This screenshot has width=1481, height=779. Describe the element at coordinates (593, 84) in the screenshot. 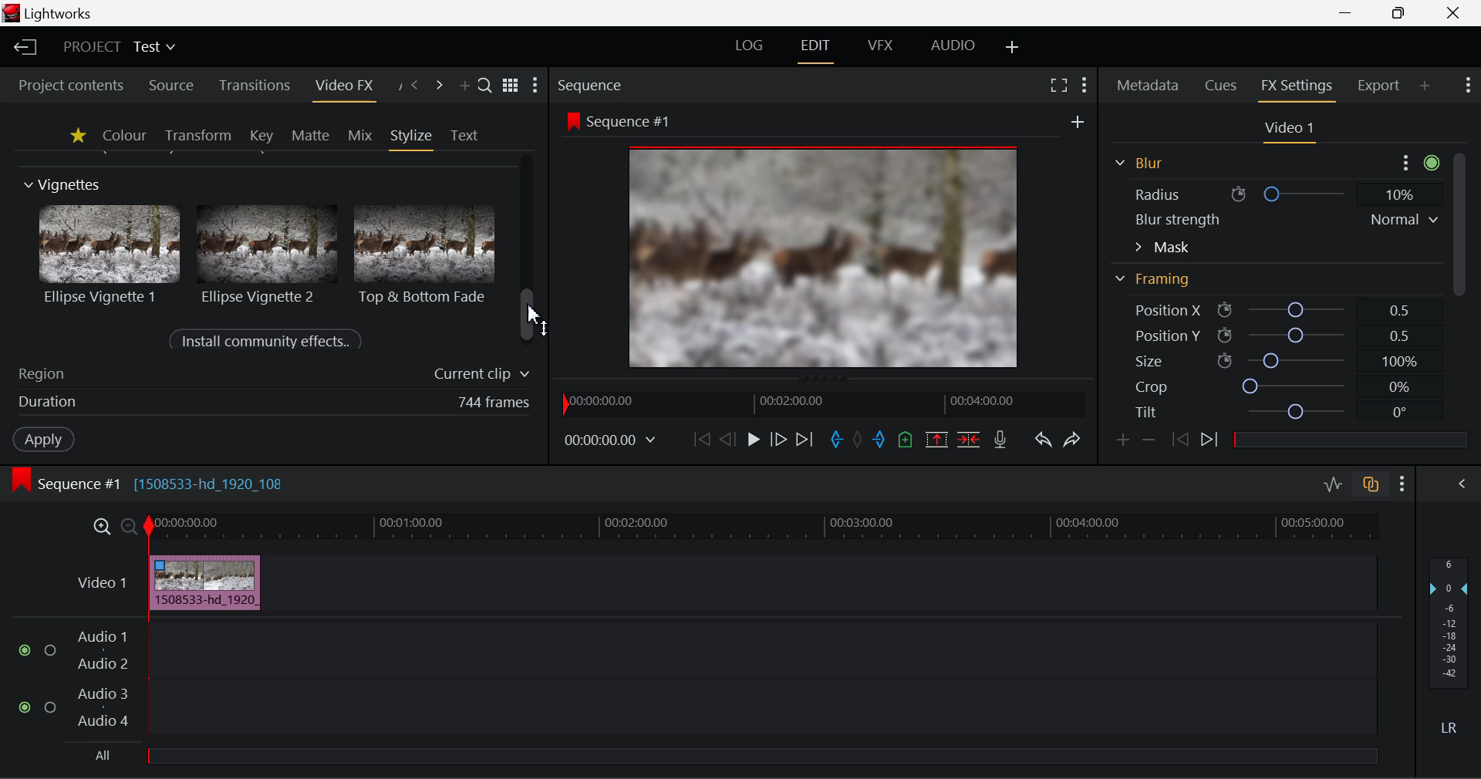

I see `Sequence Preview Section` at that location.